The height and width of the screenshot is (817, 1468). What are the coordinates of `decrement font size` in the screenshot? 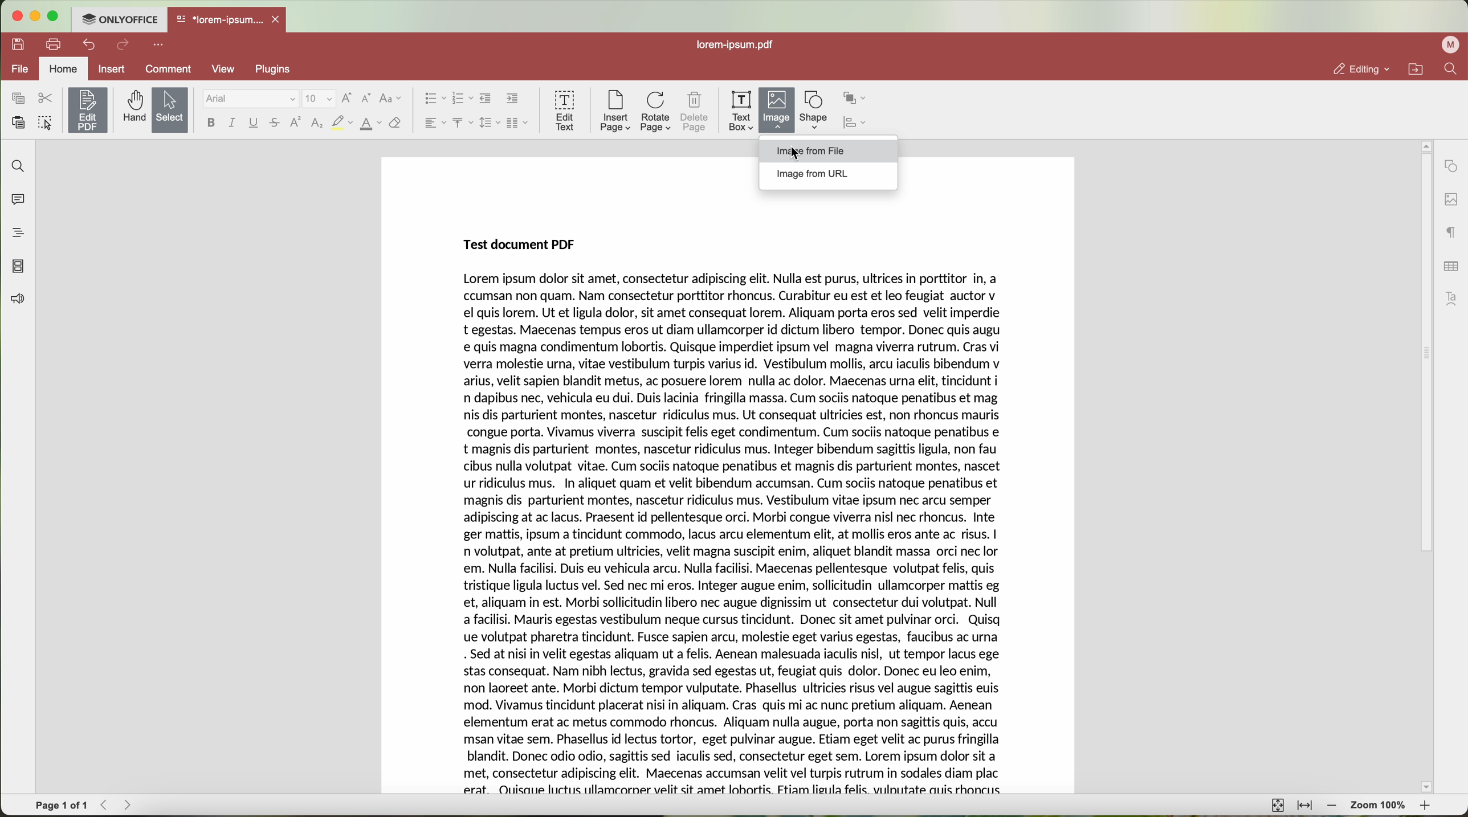 It's located at (366, 99).